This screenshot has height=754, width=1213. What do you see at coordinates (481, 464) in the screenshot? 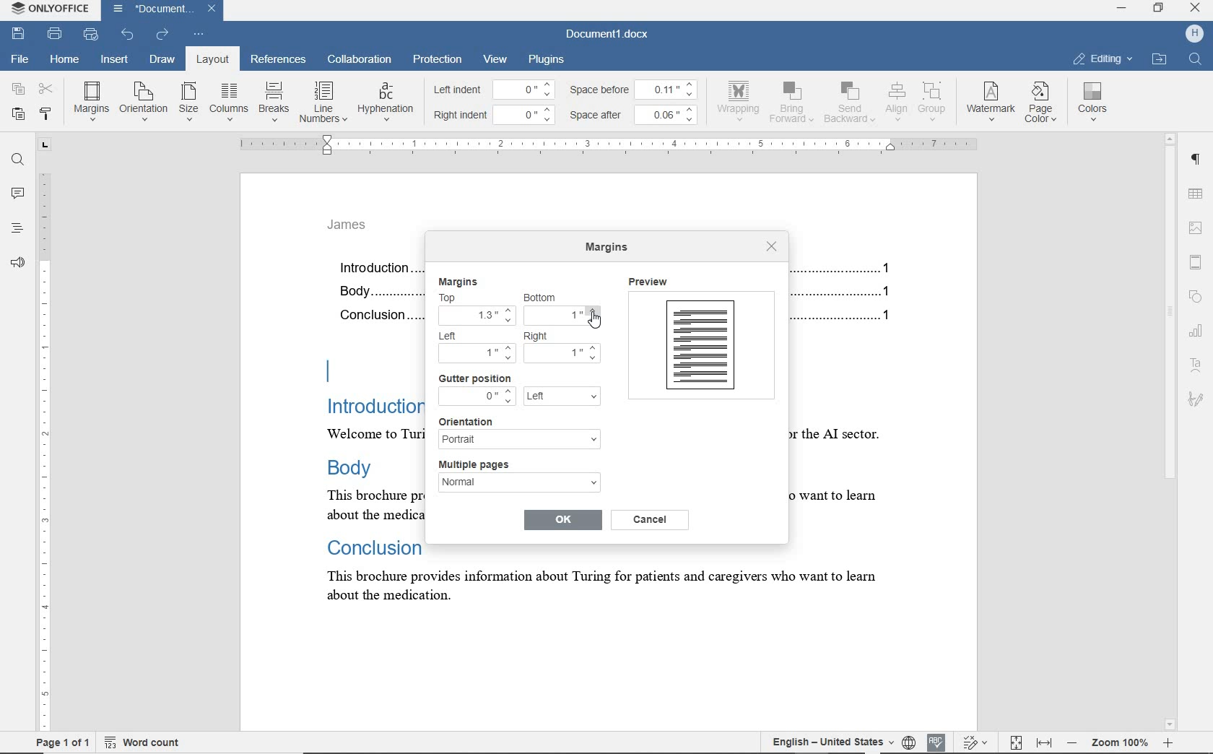
I see `multiple pages` at bounding box center [481, 464].